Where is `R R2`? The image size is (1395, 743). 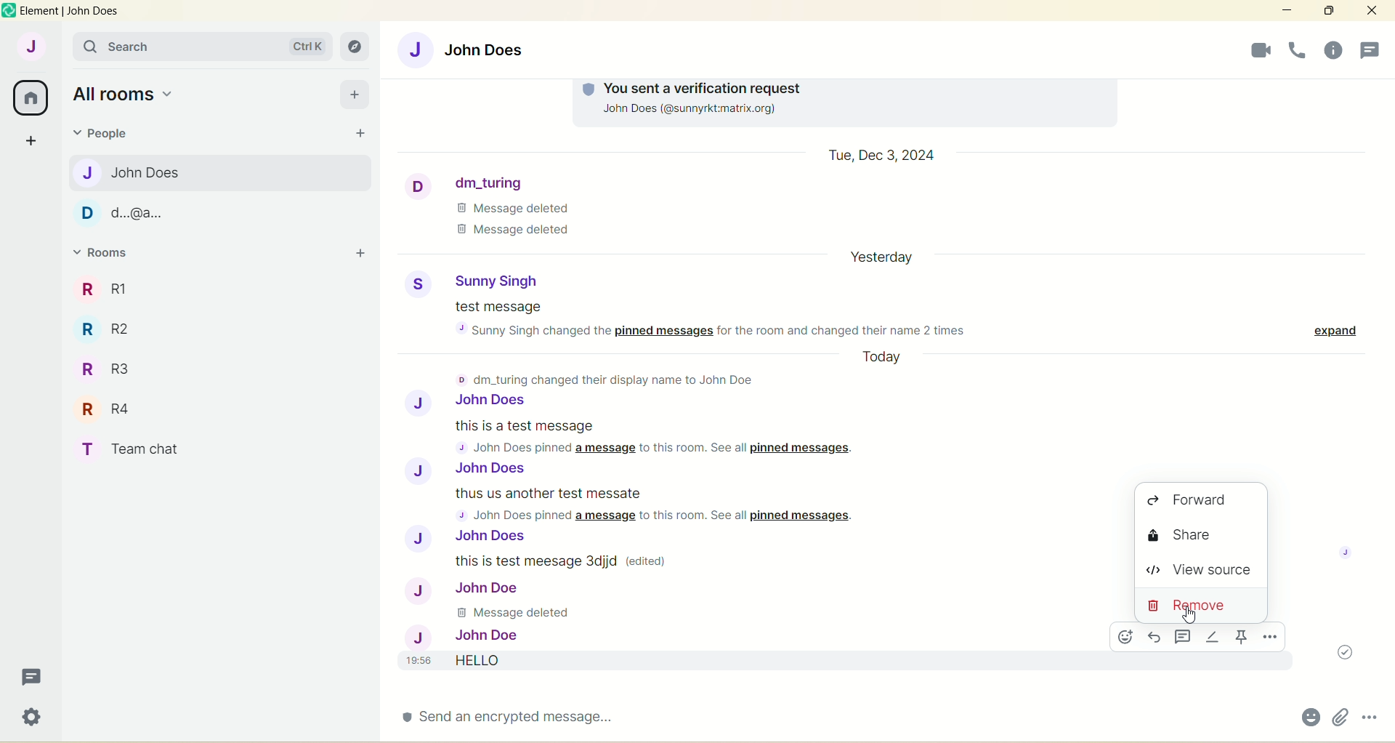 R R2 is located at coordinates (114, 329).